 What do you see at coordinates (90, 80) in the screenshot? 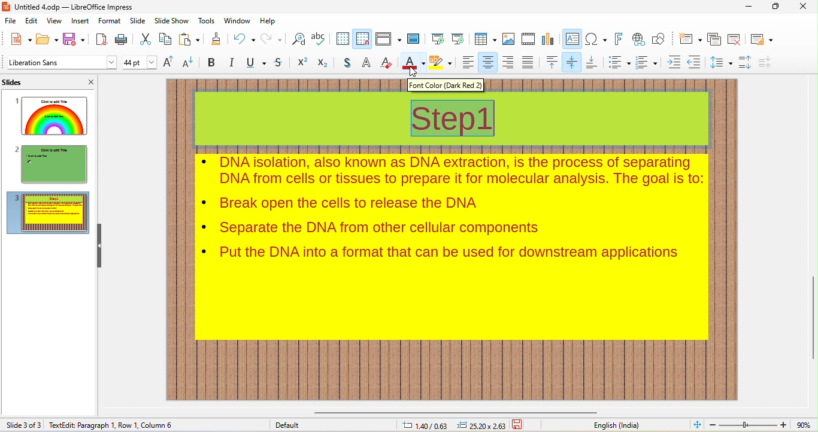
I see `close` at bounding box center [90, 80].